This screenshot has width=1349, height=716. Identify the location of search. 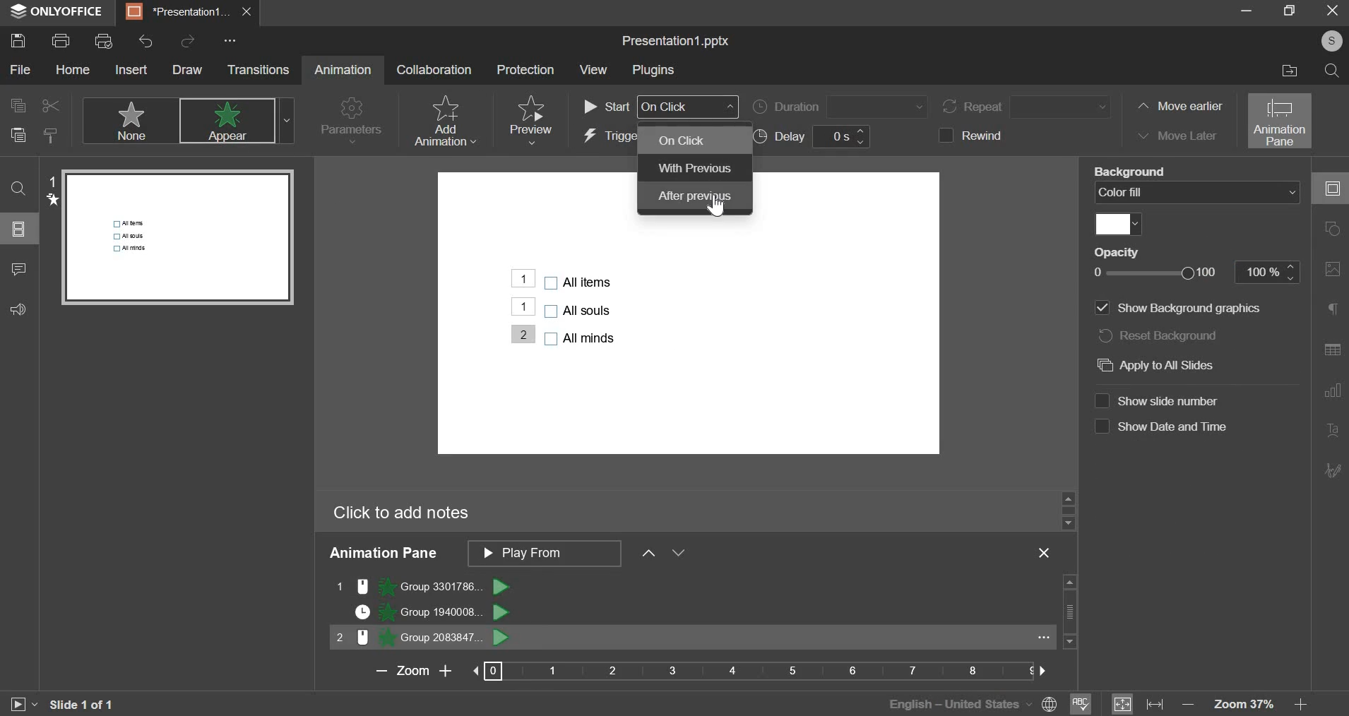
(1331, 71).